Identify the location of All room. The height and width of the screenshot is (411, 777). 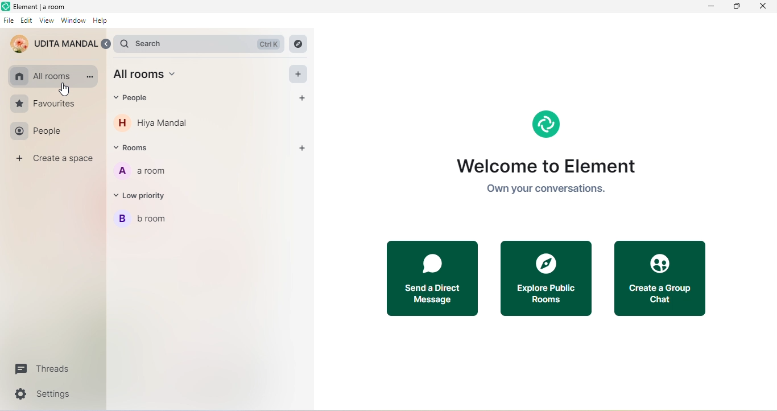
(40, 73).